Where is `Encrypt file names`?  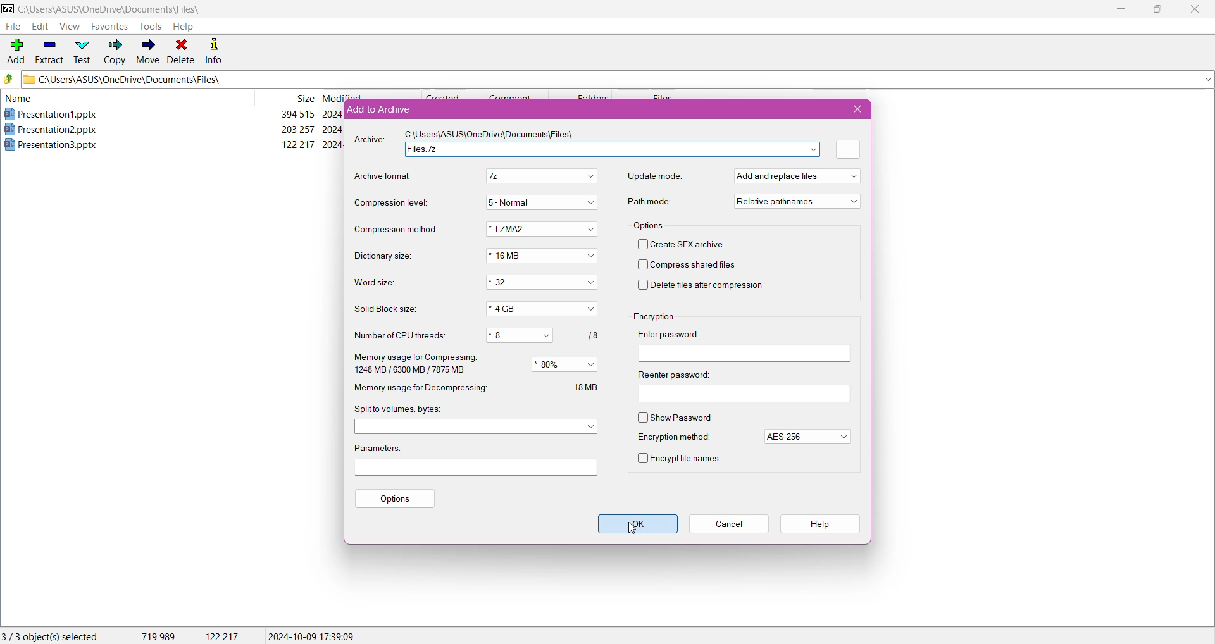
Encrypt file names is located at coordinates (680, 459).